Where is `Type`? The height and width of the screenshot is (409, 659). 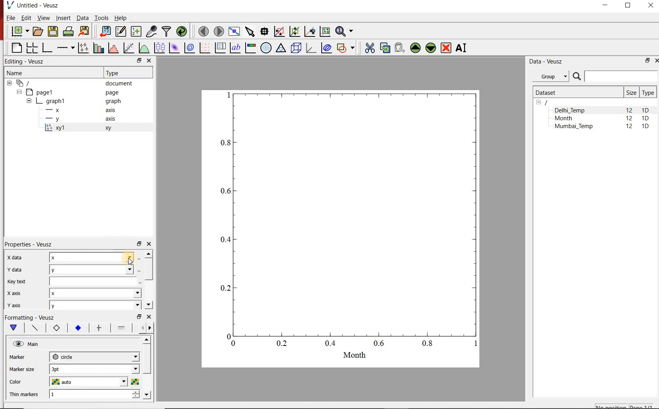 Type is located at coordinates (648, 92).